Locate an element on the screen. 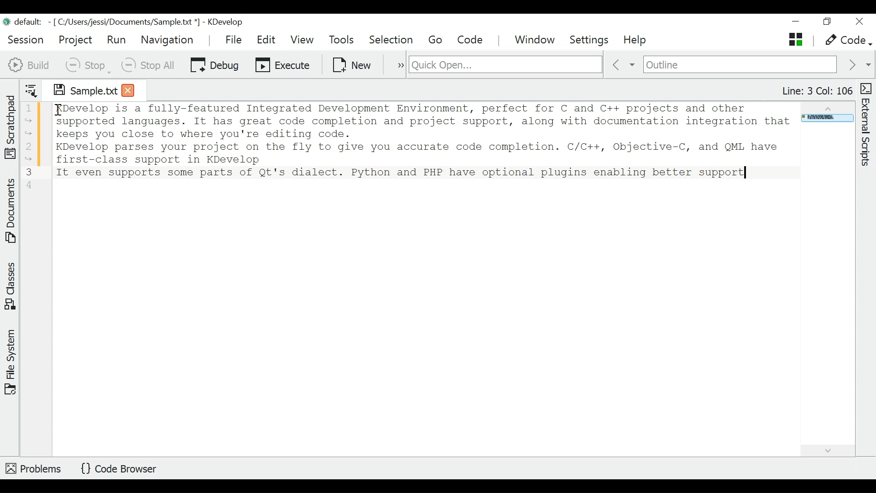 The width and height of the screenshot is (876, 493). Code is located at coordinates (847, 41).